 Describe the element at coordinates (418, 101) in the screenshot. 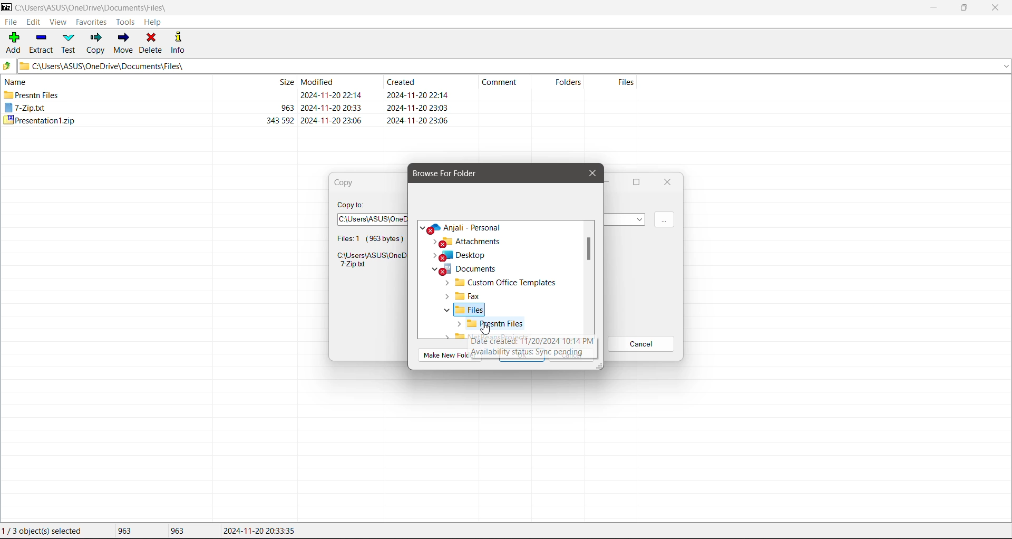

I see `File Created Date` at that location.